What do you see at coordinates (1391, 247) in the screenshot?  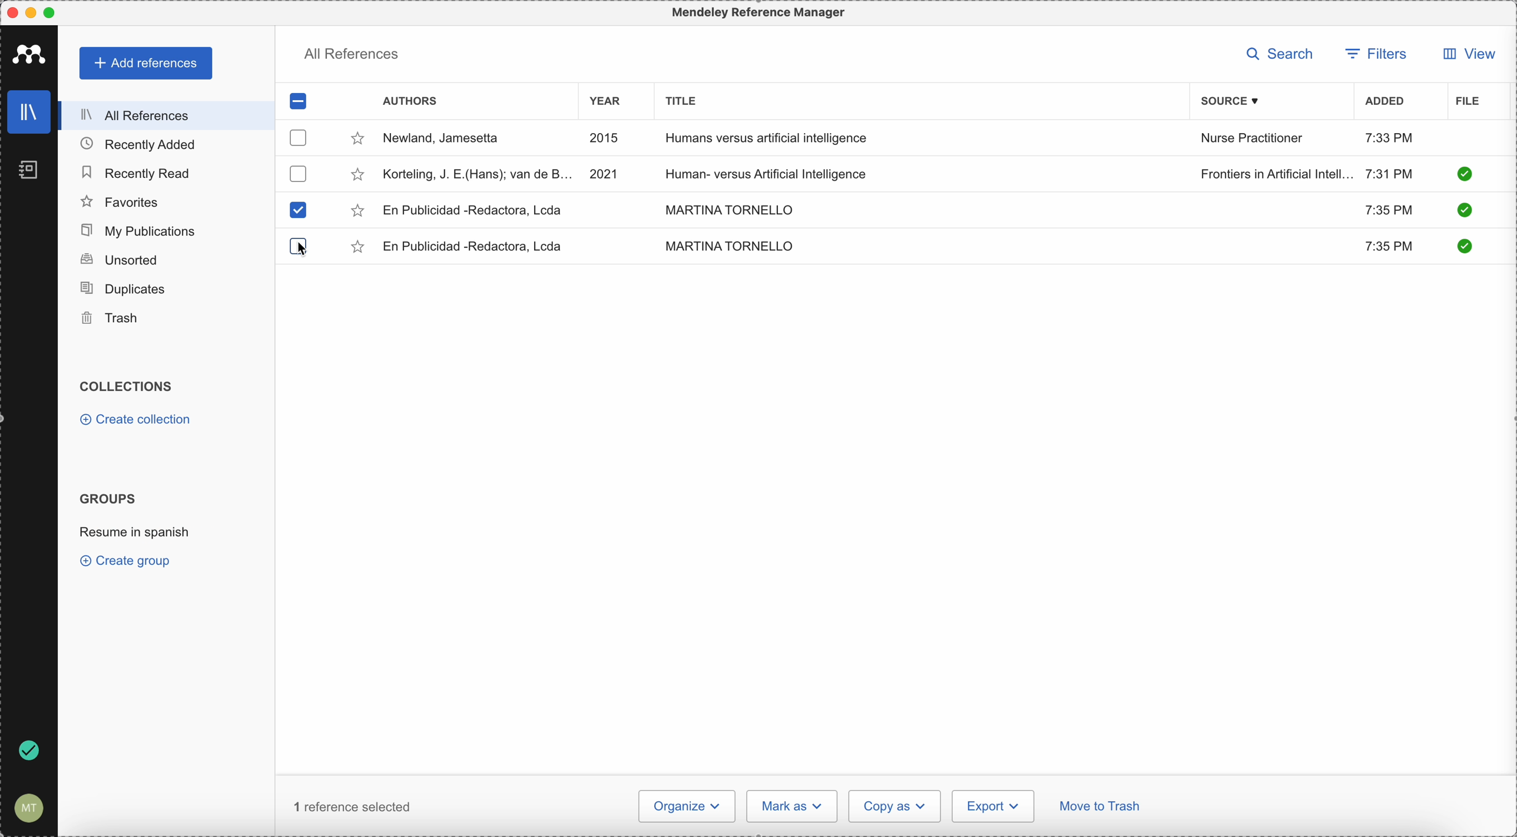 I see `7:35 PM` at bounding box center [1391, 247].